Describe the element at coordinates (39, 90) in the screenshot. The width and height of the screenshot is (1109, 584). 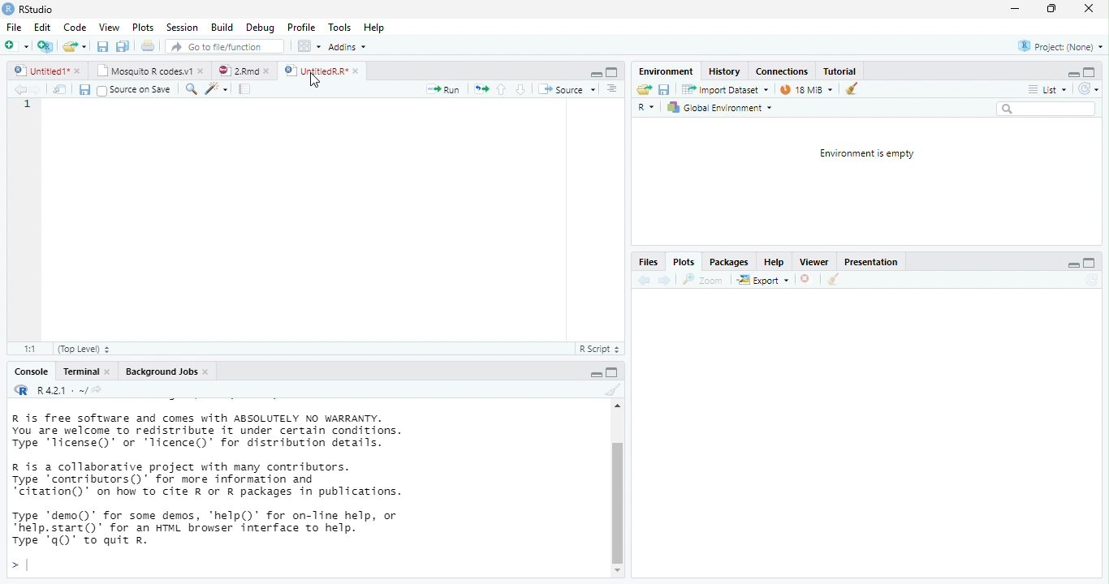
I see `next` at that location.